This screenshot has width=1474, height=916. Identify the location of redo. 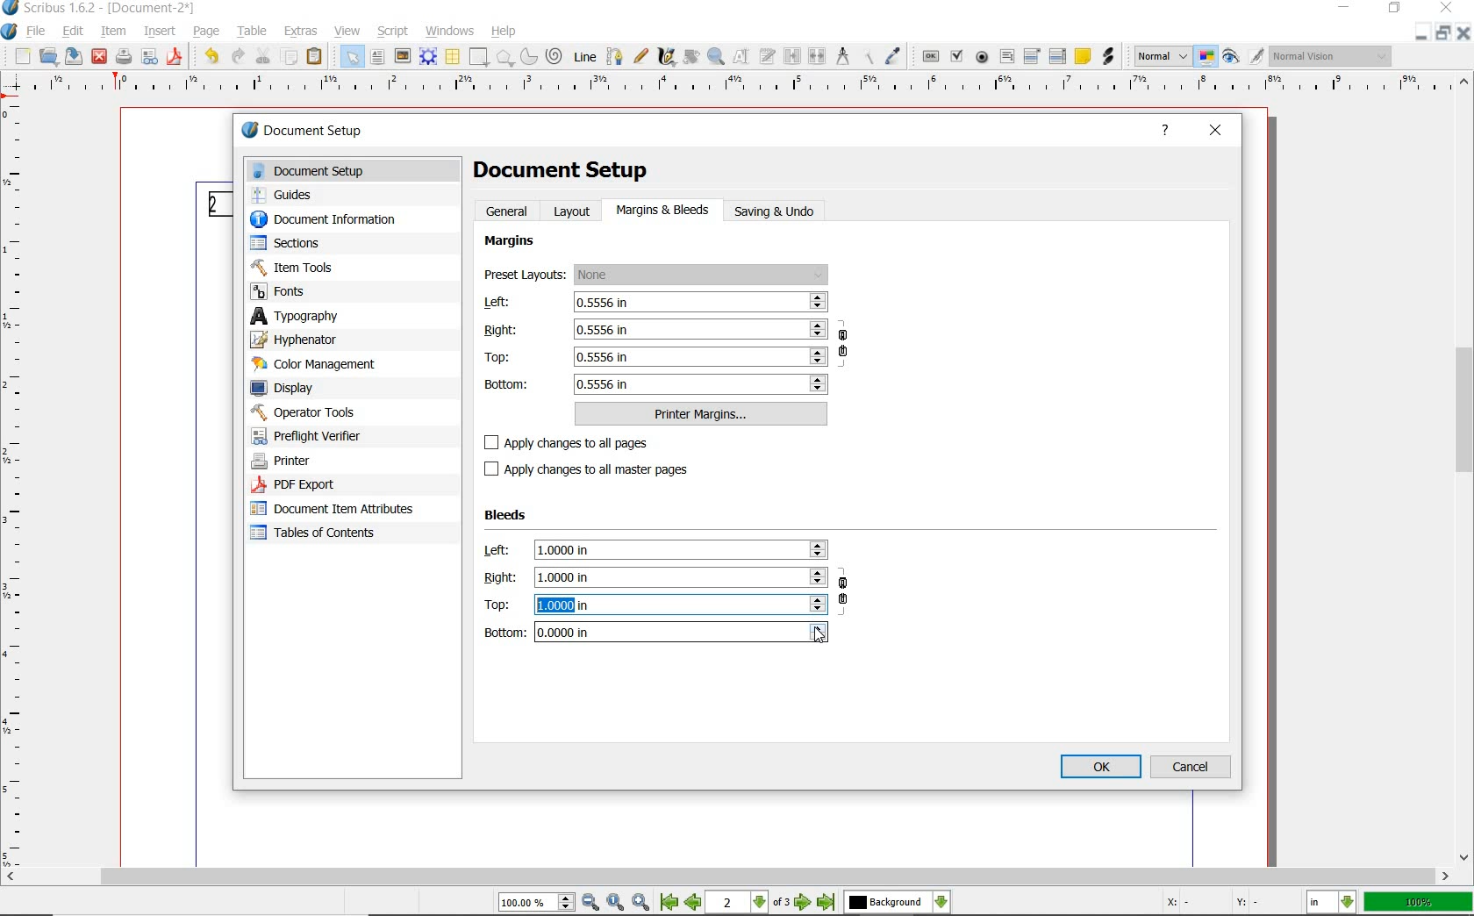
(236, 56).